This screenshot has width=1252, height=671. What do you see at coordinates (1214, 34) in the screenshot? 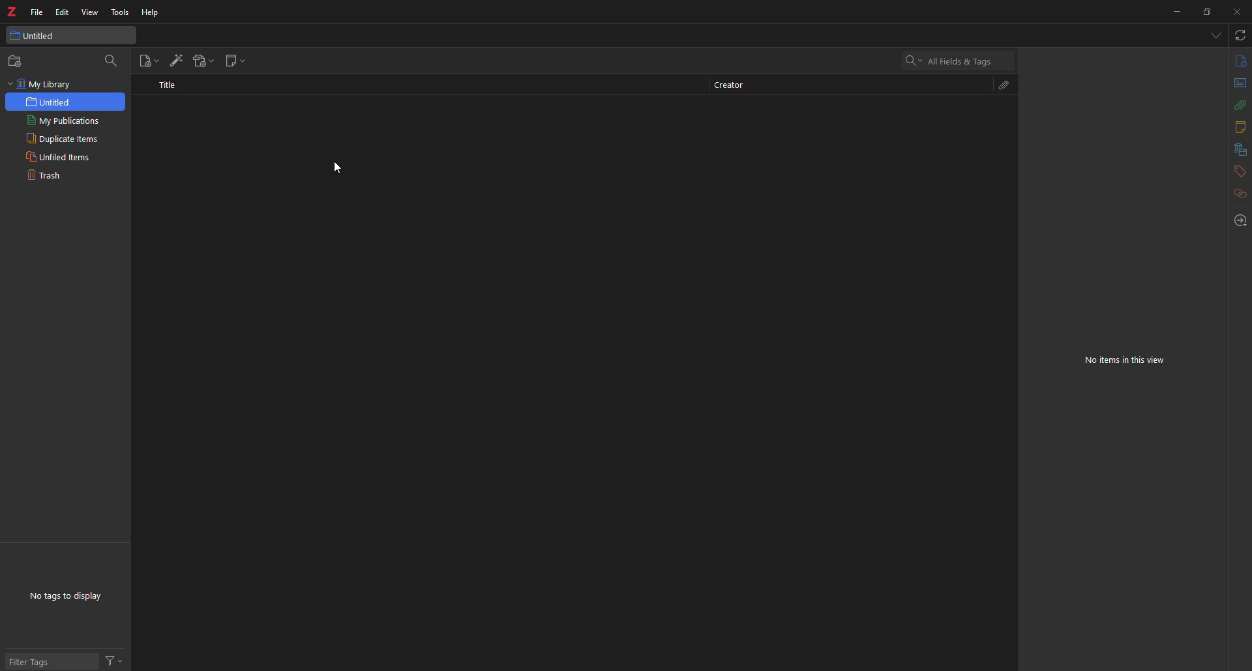
I see `tabs` at bounding box center [1214, 34].